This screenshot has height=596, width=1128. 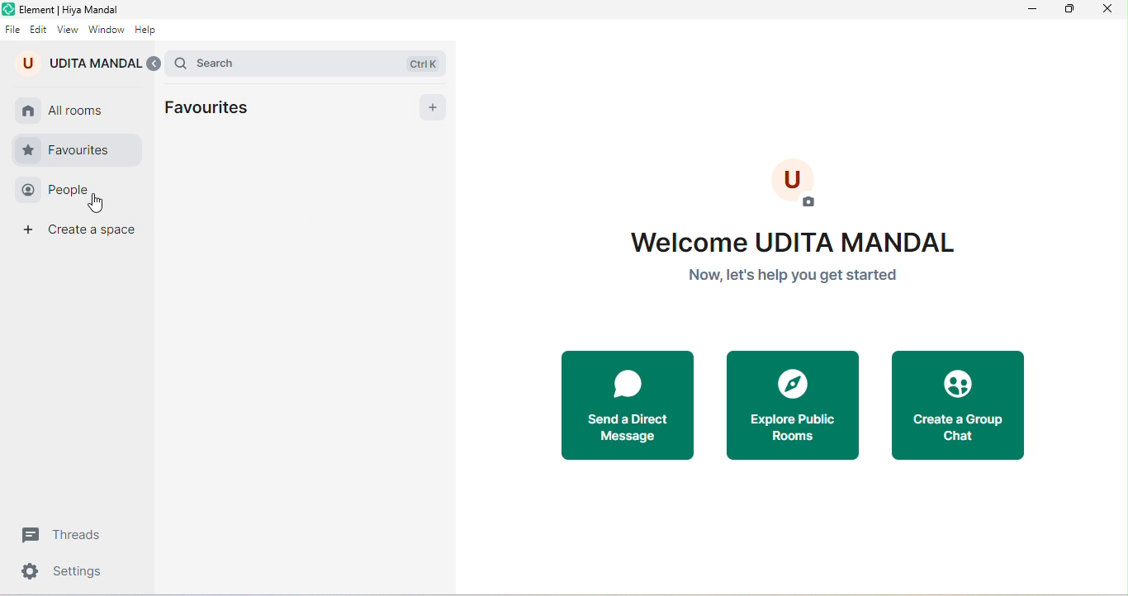 I want to click on threads, so click(x=70, y=534).